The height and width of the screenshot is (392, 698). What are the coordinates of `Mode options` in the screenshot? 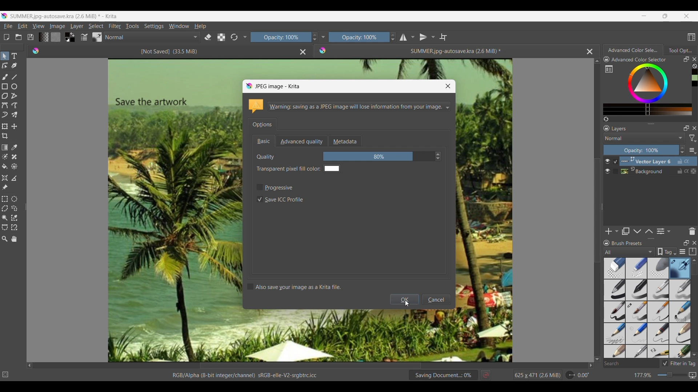 It's located at (152, 37).